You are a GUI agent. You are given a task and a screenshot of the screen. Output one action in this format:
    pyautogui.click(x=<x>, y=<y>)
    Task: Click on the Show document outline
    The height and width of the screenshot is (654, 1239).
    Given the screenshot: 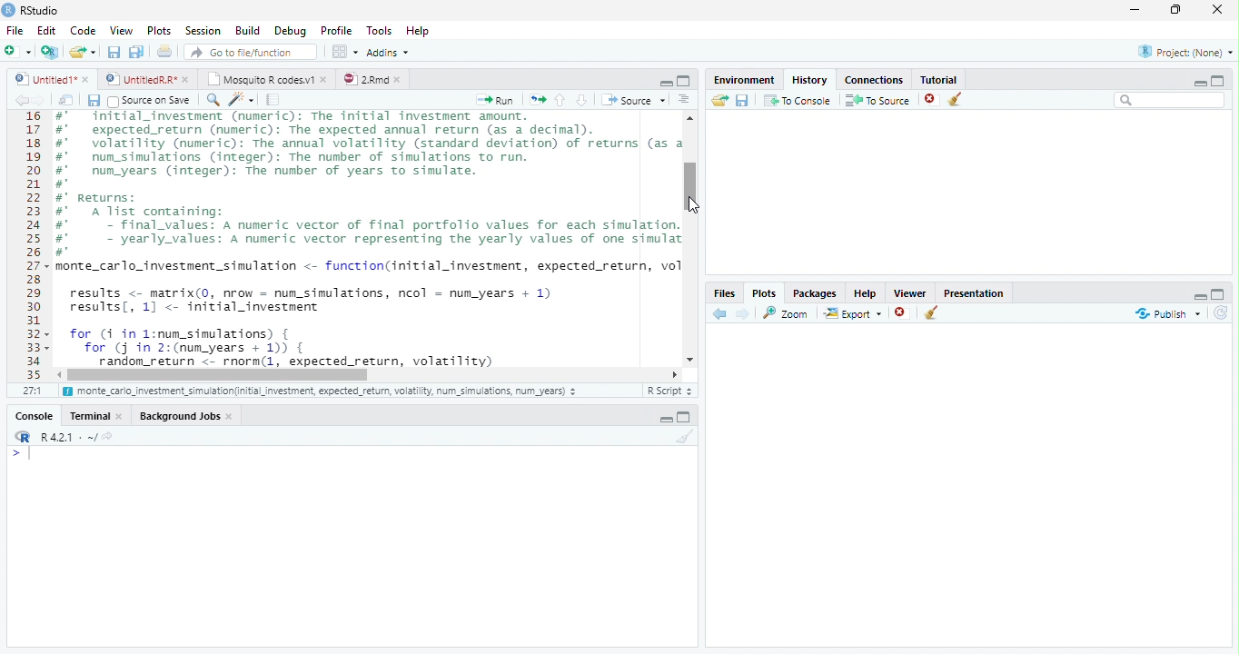 What is the action you would take?
    pyautogui.click(x=684, y=101)
    